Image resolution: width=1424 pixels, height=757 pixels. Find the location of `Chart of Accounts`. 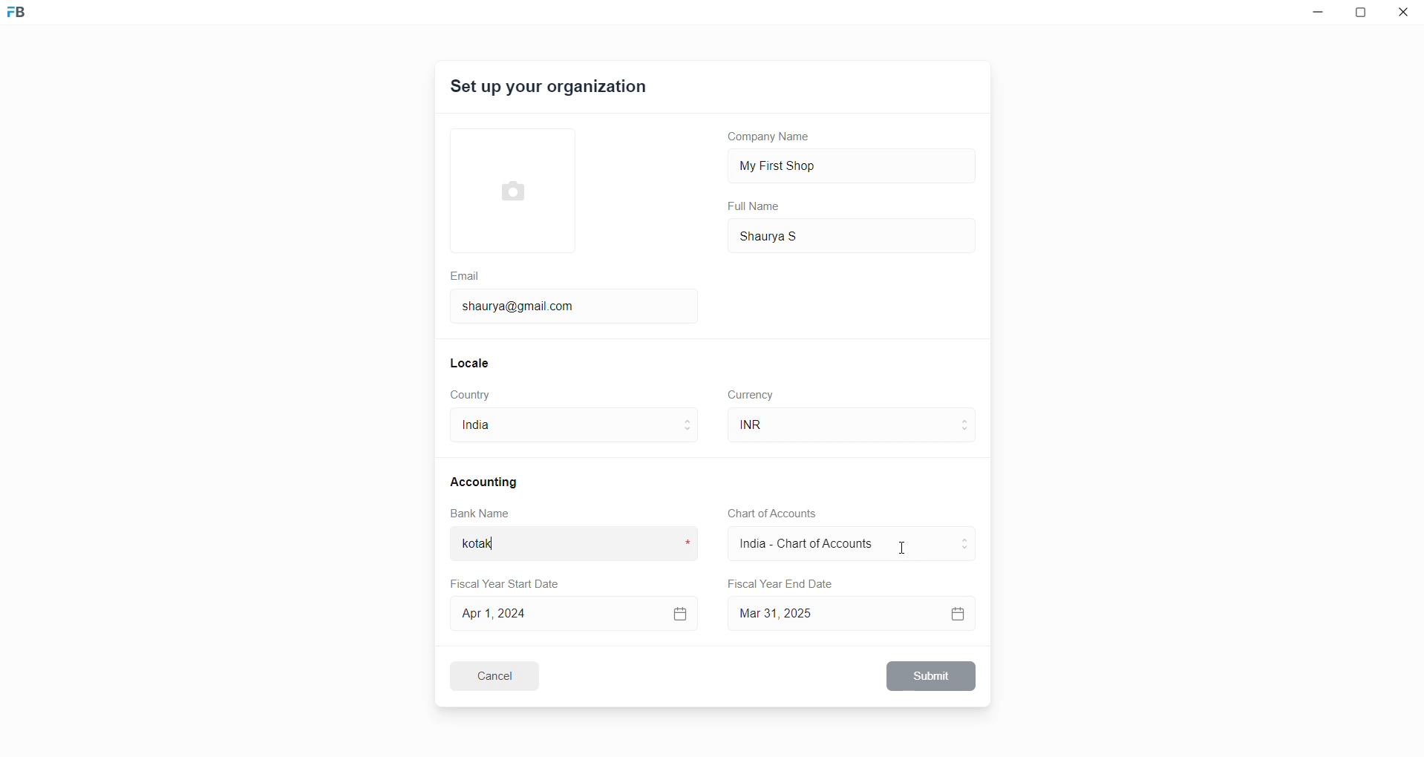

Chart of Accounts is located at coordinates (768, 514).